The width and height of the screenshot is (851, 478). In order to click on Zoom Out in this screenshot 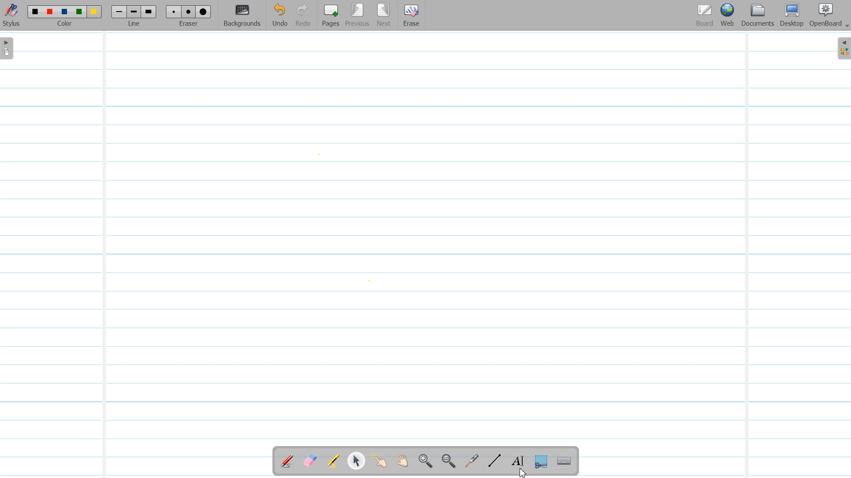, I will do `click(447, 462)`.